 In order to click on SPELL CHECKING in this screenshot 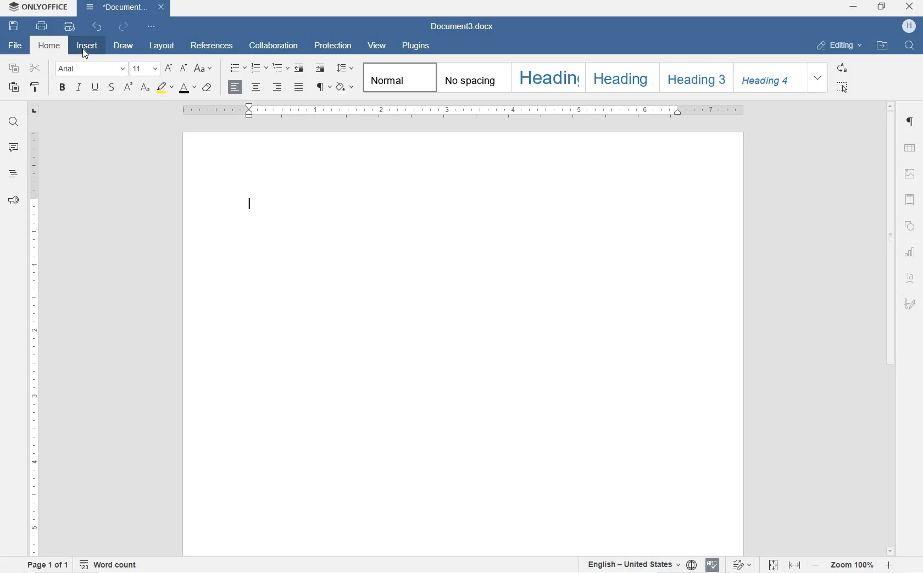, I will do `click(711, 565)`.